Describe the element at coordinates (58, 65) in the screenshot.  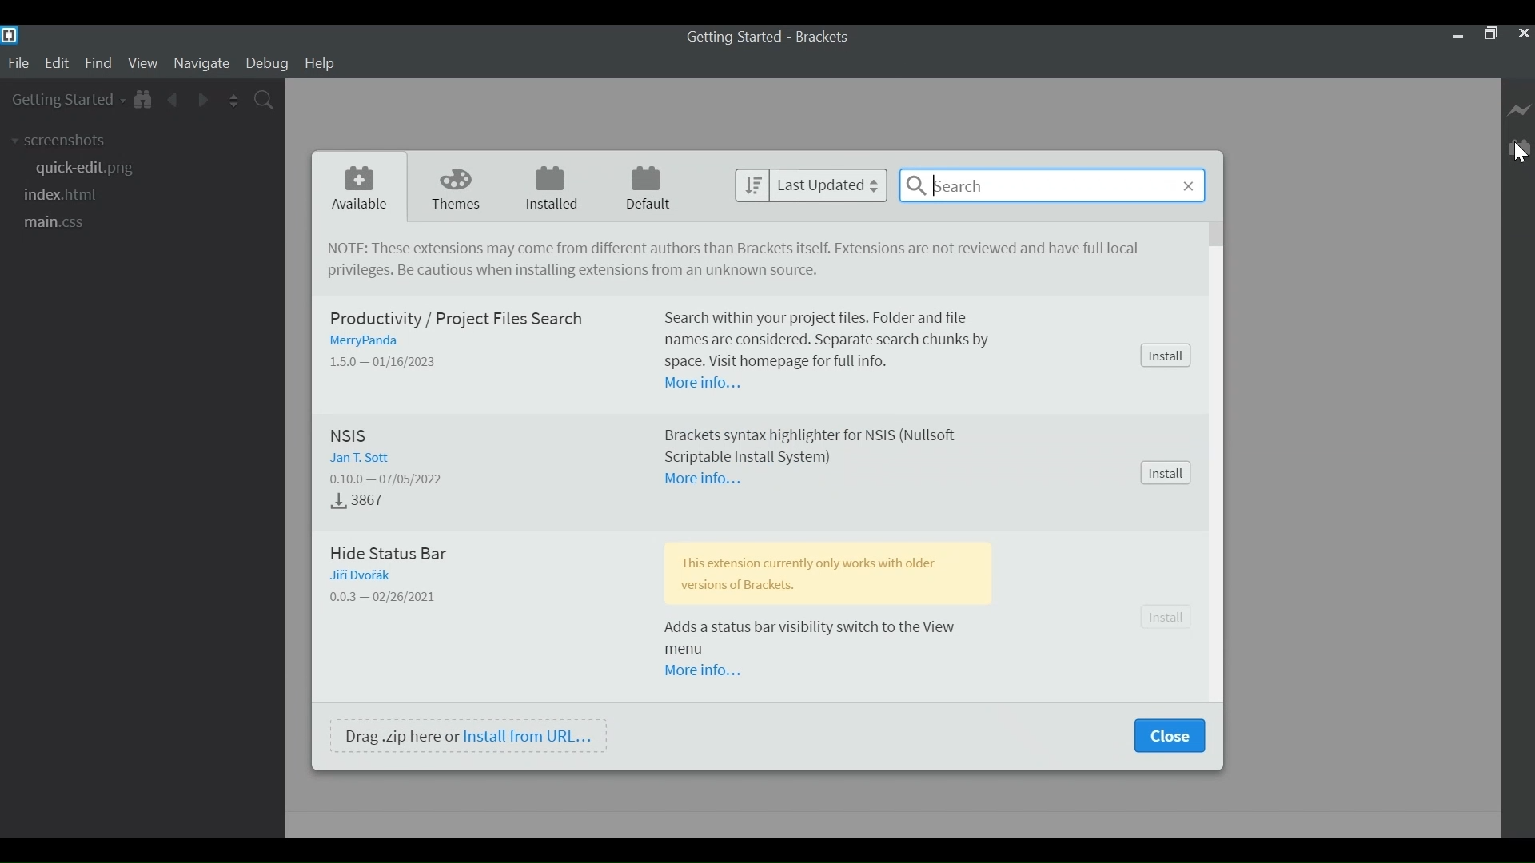
I see `Edit` at that location.